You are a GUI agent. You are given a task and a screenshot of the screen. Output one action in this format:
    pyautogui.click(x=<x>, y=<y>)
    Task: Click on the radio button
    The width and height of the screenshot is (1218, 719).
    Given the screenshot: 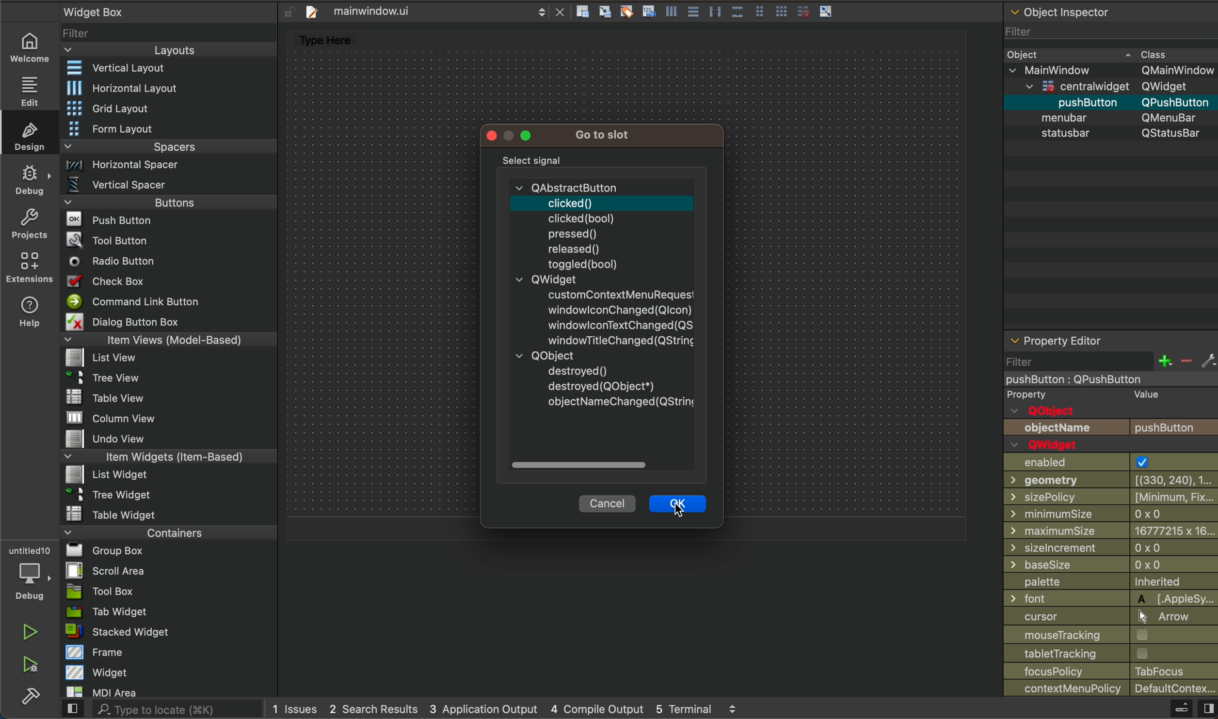 What is the action you would take?
    pyautogui.click(x=168, y=263)
    